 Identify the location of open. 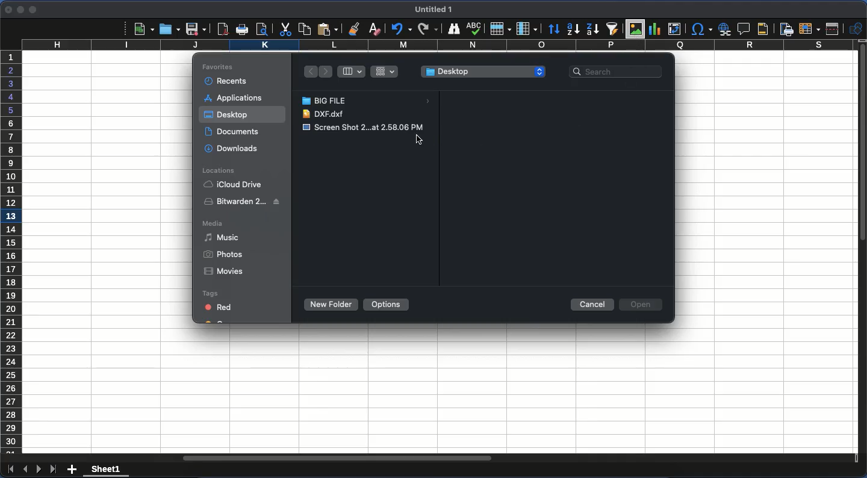
(642, 304).